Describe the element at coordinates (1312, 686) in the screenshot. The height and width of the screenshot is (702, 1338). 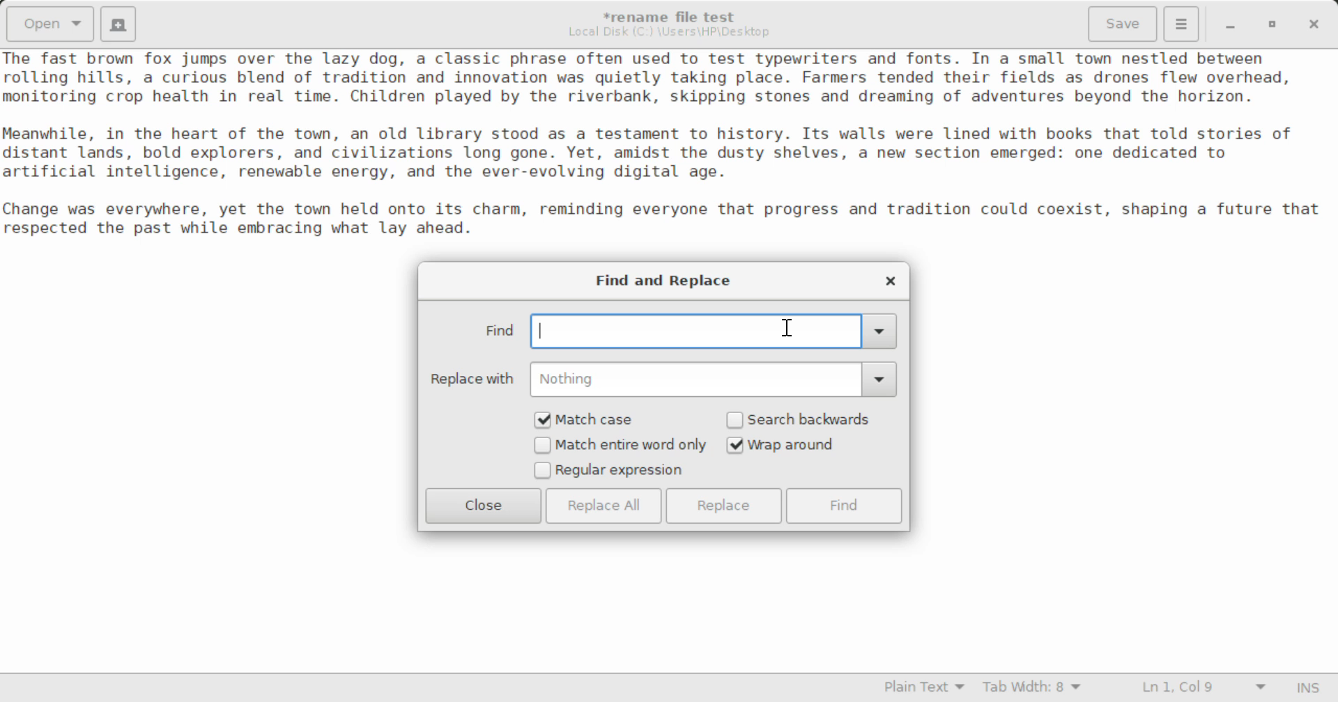
I see `Input Mode` at that location.